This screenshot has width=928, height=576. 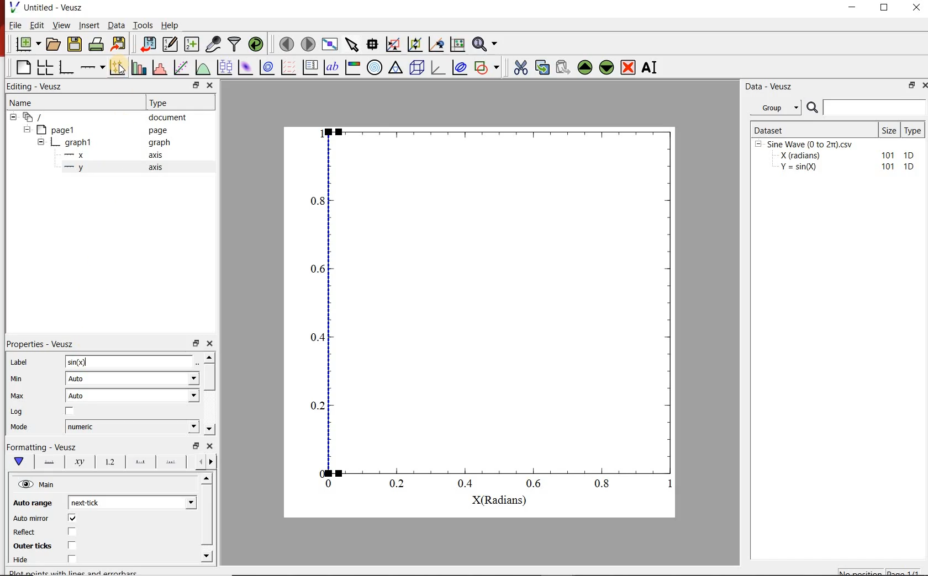 What do you see at coordinates (562, 67) in the screenshot?
I see `paste` at bounding box center [562, 67].